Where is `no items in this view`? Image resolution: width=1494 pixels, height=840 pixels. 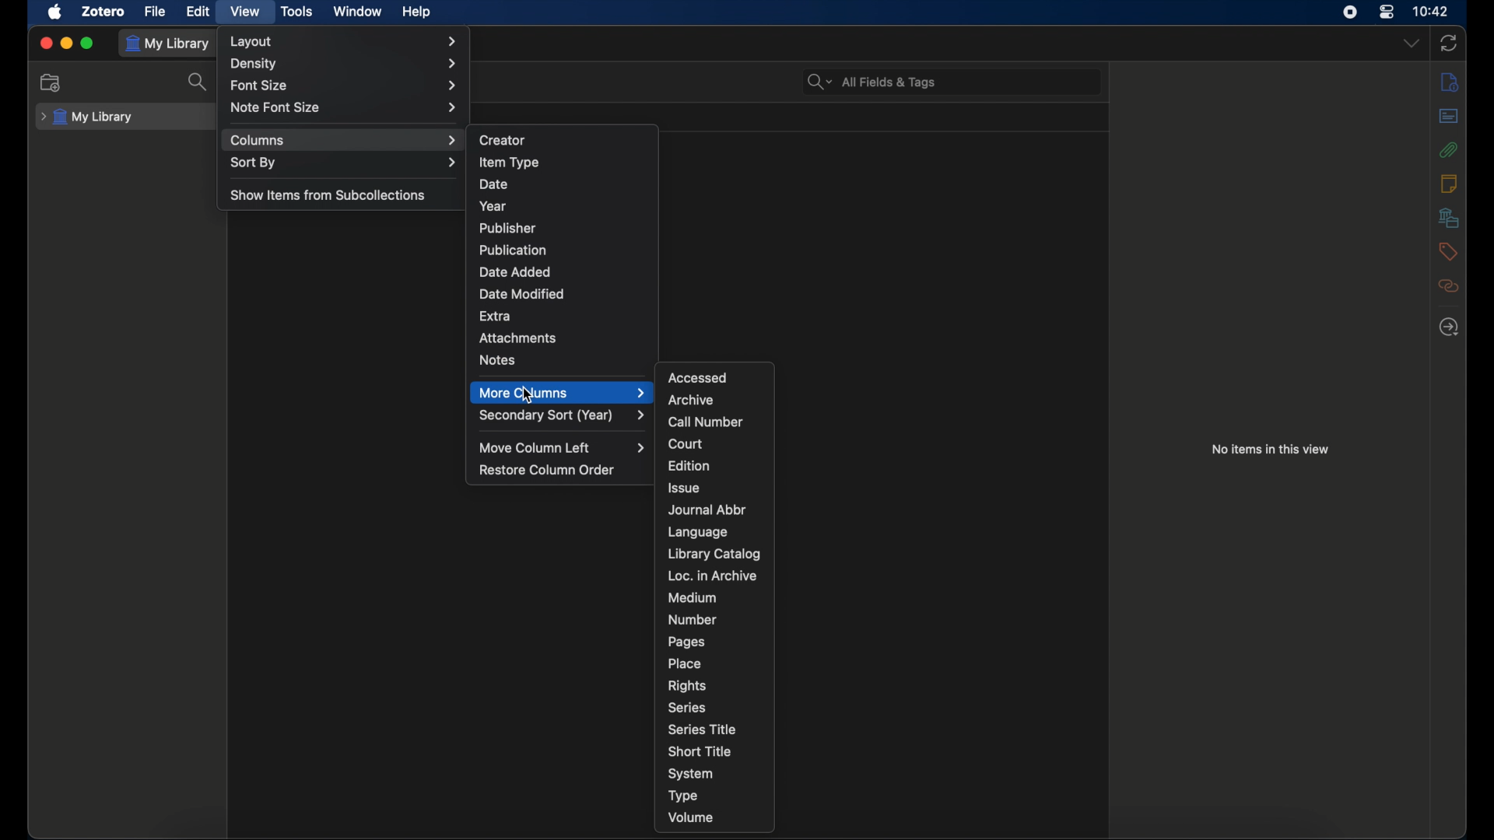
no items in this view is located at coordinates (1270, 449).